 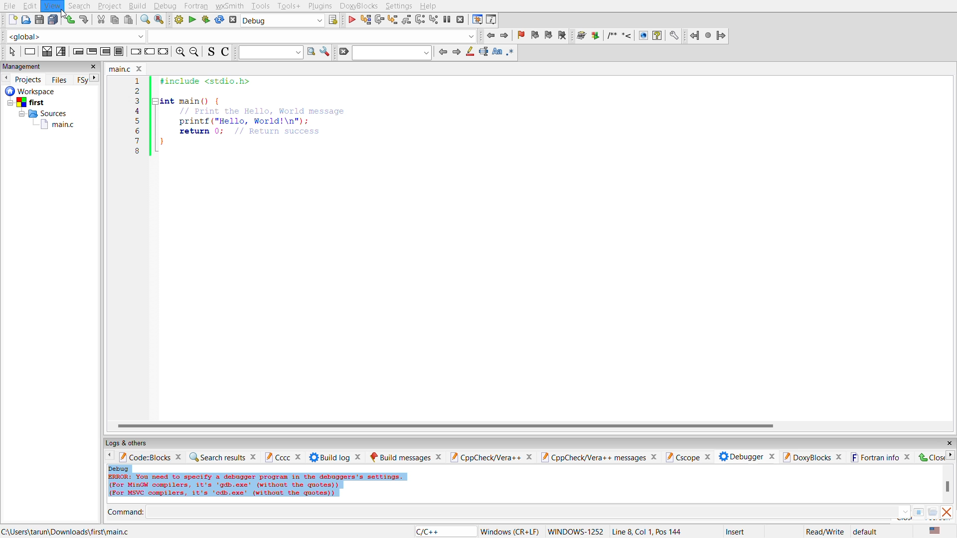 What do you see at coordinates (360, 6) in the screenshot?
I see `doxyblocks` at bounding box center [360, 6].